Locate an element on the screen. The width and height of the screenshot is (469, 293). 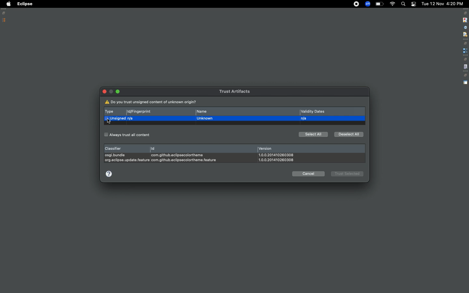
Close is located at coordinates (105, 91).